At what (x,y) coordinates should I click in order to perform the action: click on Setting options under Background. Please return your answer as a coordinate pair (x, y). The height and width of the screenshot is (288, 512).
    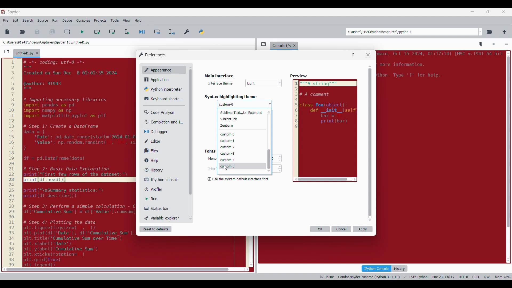
    Looking at the image, I should click on (239, 178).